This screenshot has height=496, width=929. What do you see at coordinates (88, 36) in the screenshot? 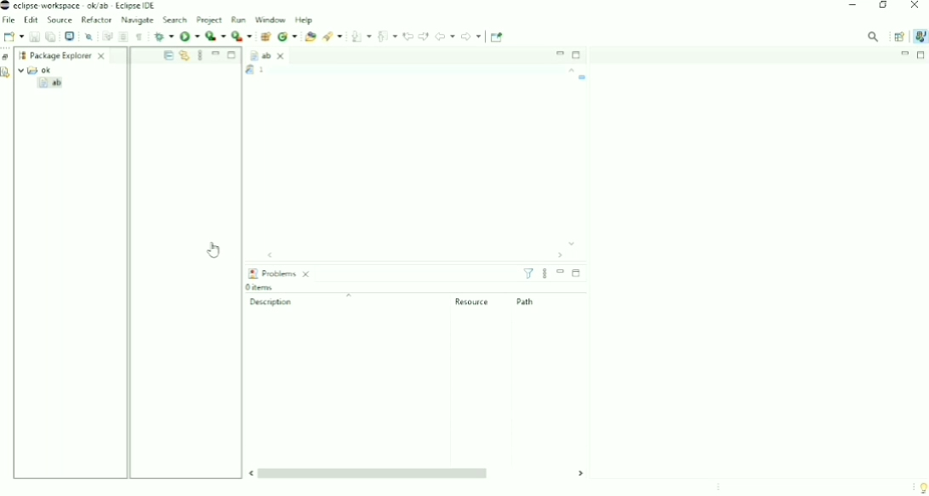
I see `Skip All Breakpoints` at bounding box center [88, 36].